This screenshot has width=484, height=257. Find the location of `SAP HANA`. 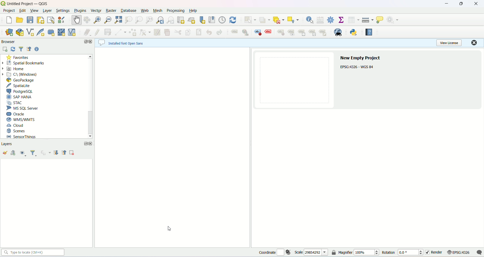

SAP HANA is located at coordinates (19, 97).